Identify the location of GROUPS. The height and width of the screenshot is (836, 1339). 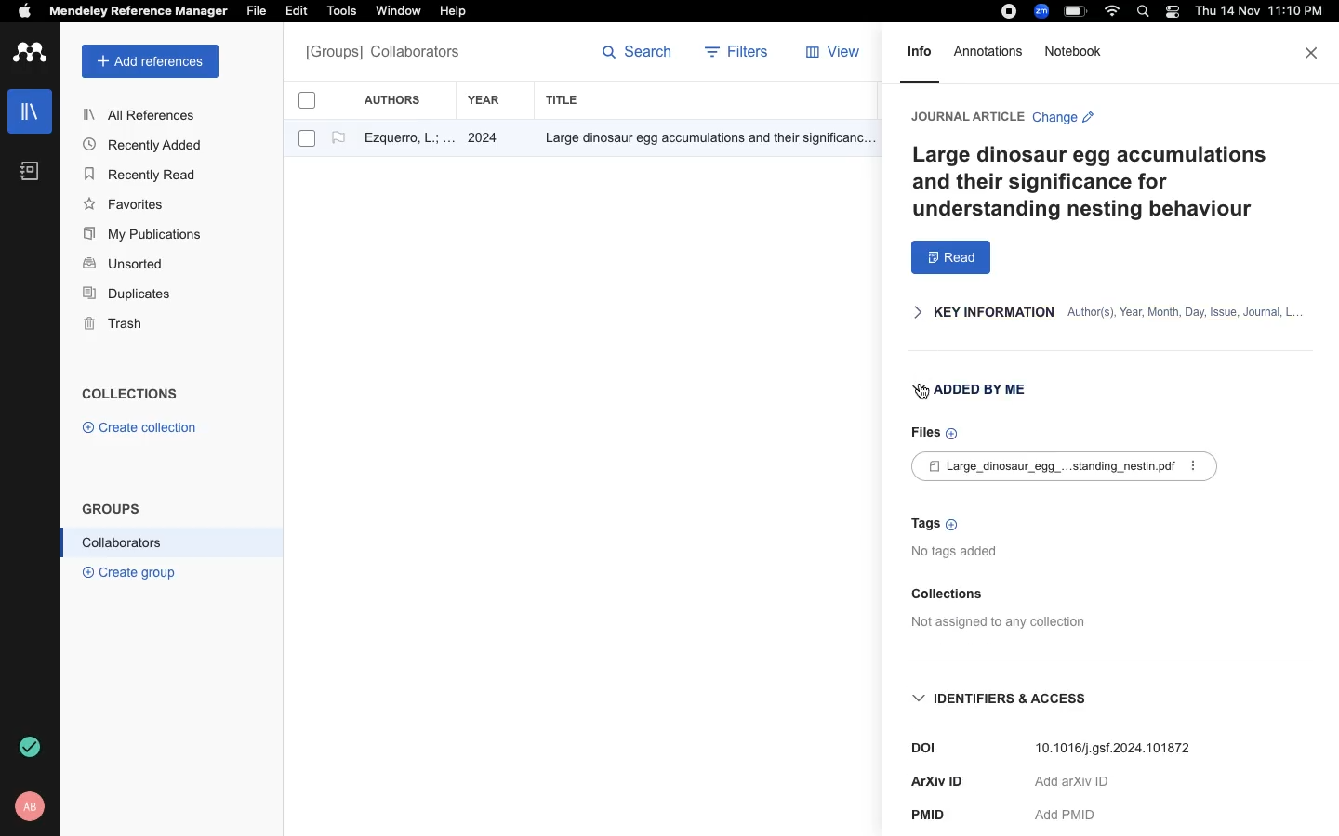
(112, 507).